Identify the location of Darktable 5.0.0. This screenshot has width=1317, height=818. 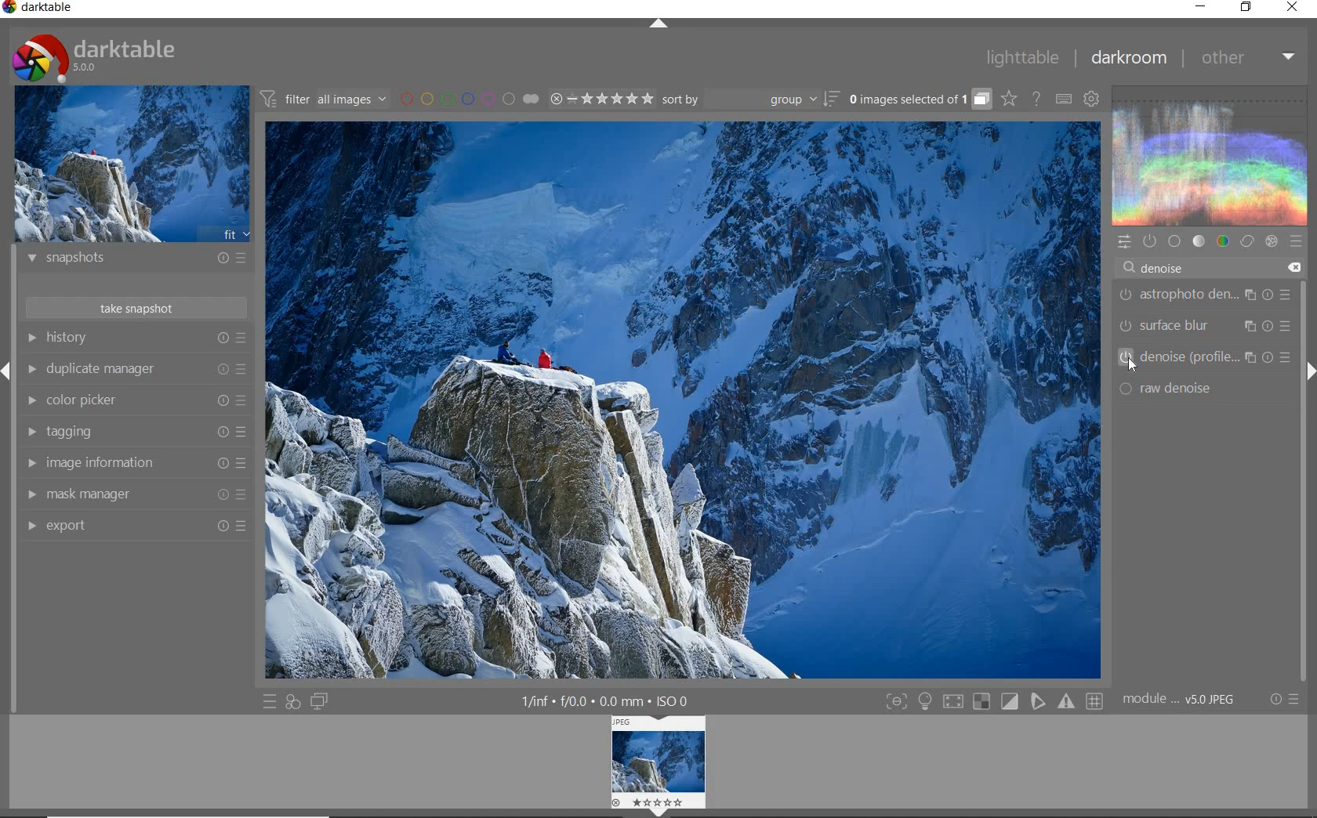
(94, 58).